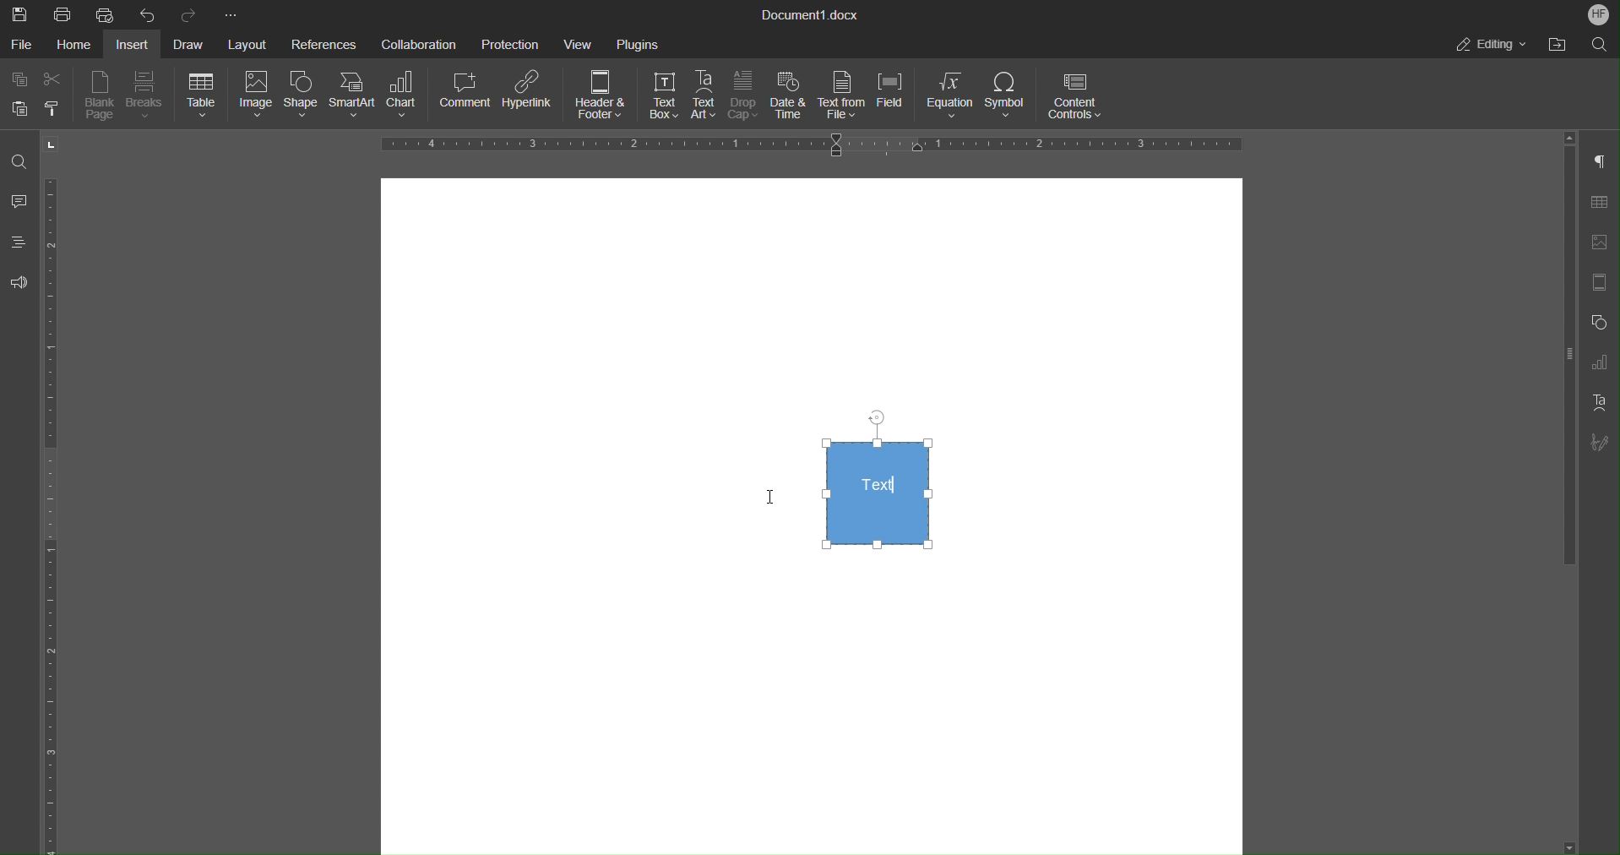 The image size is (1620, 855). Describe the element at coordinates (201, 96) in the screenshot. I see `Table` at that location.